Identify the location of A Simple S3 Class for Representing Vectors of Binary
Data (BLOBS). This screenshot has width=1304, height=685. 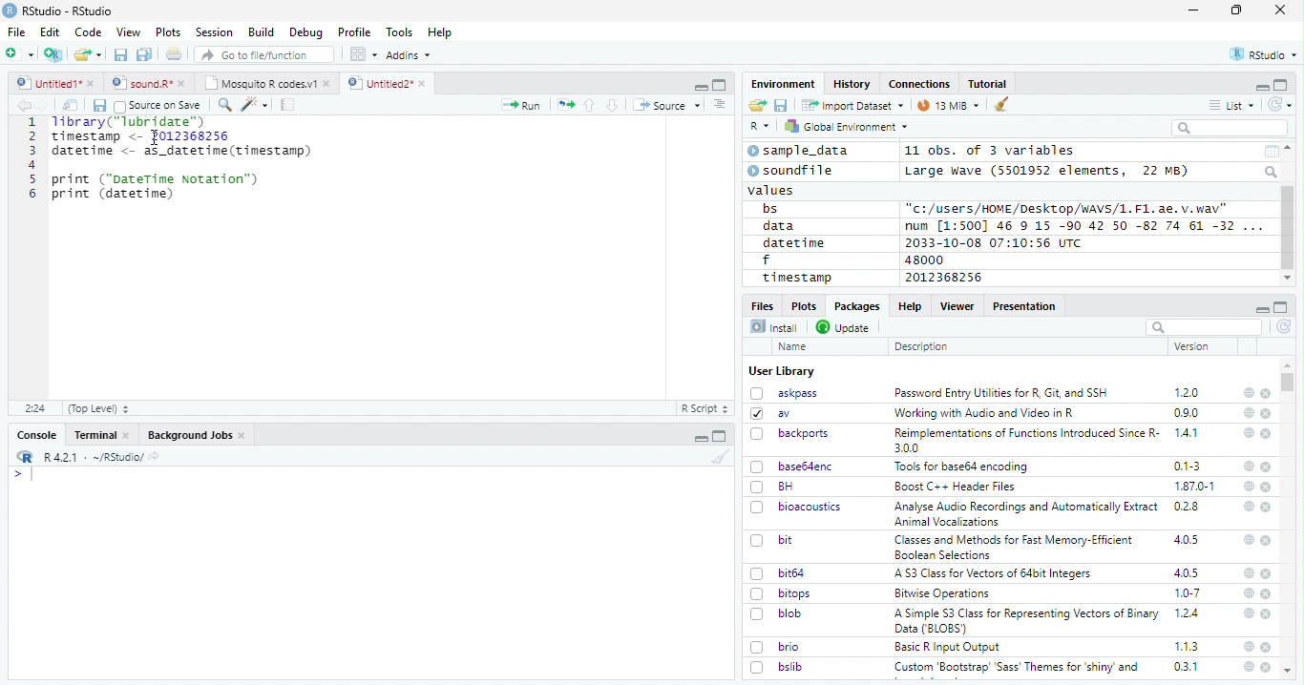
(1028, 620).